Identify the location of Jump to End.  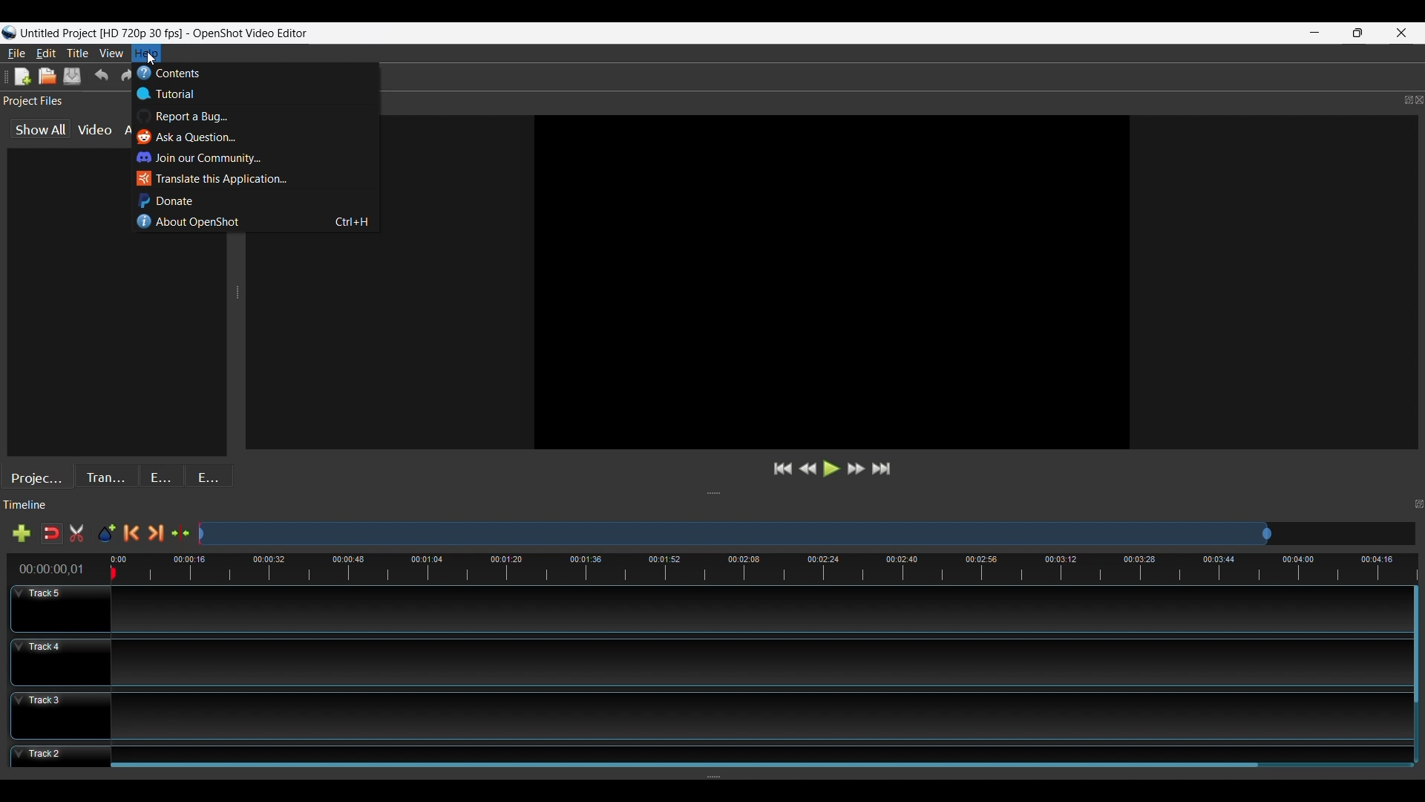
(883, 471).